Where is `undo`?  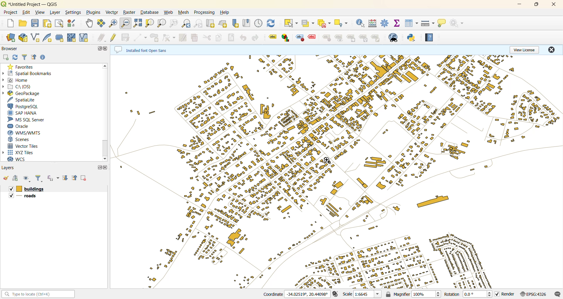 undo is located at coordinates (243, 39).